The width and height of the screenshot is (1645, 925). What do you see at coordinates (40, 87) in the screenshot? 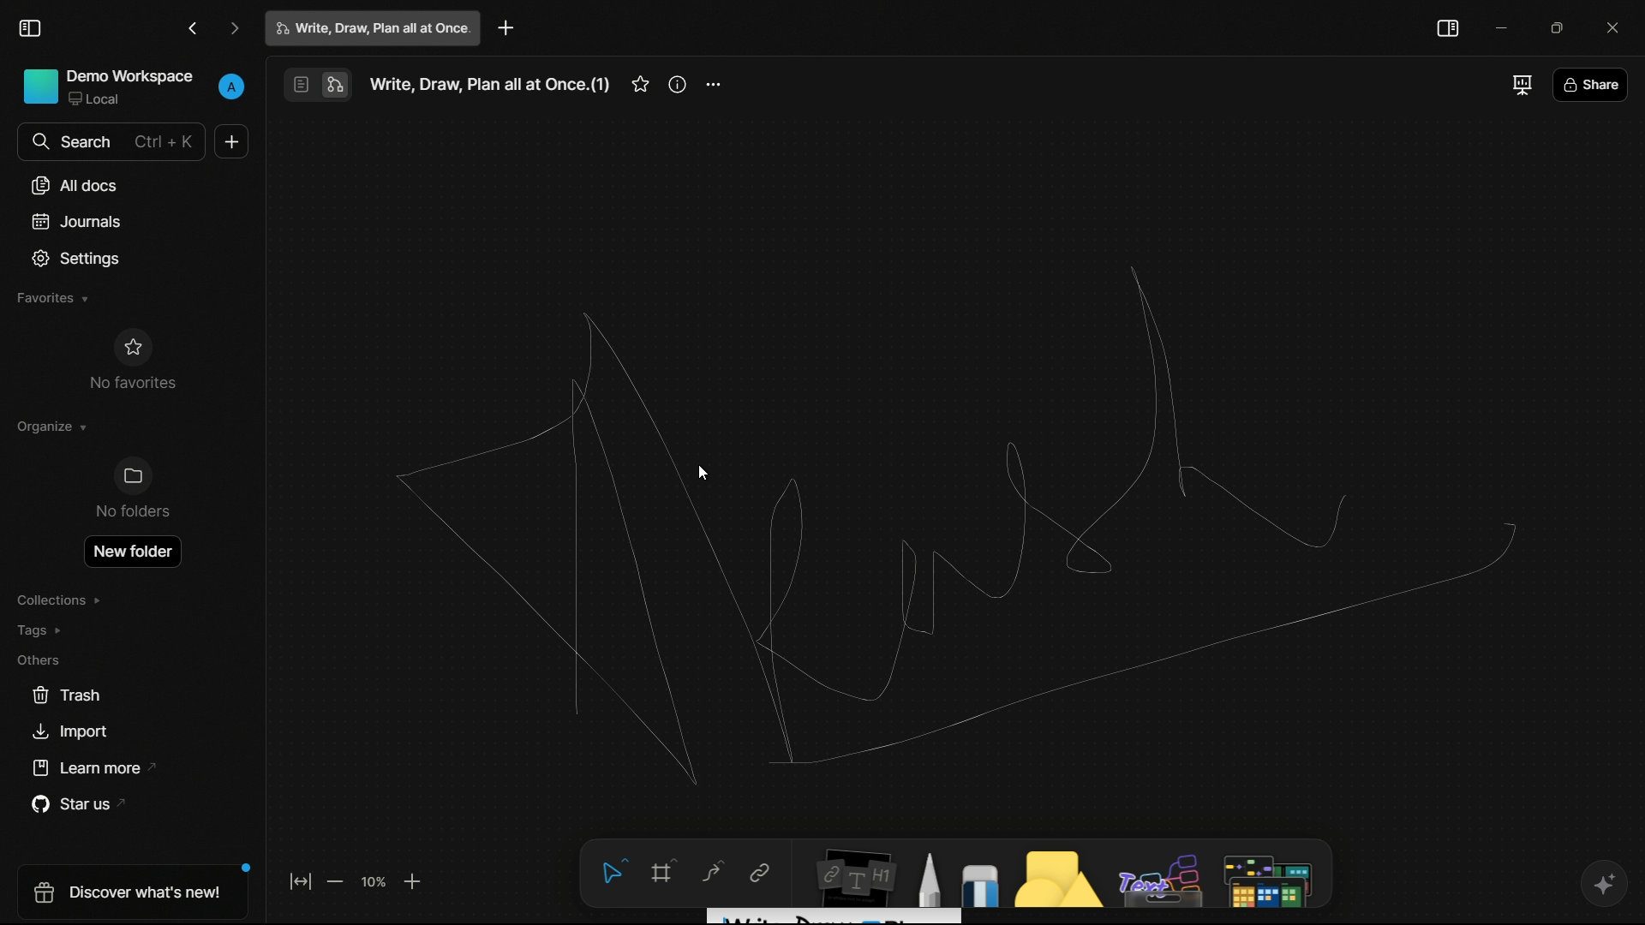
I see `Icon` at bounding box center [40, 87].